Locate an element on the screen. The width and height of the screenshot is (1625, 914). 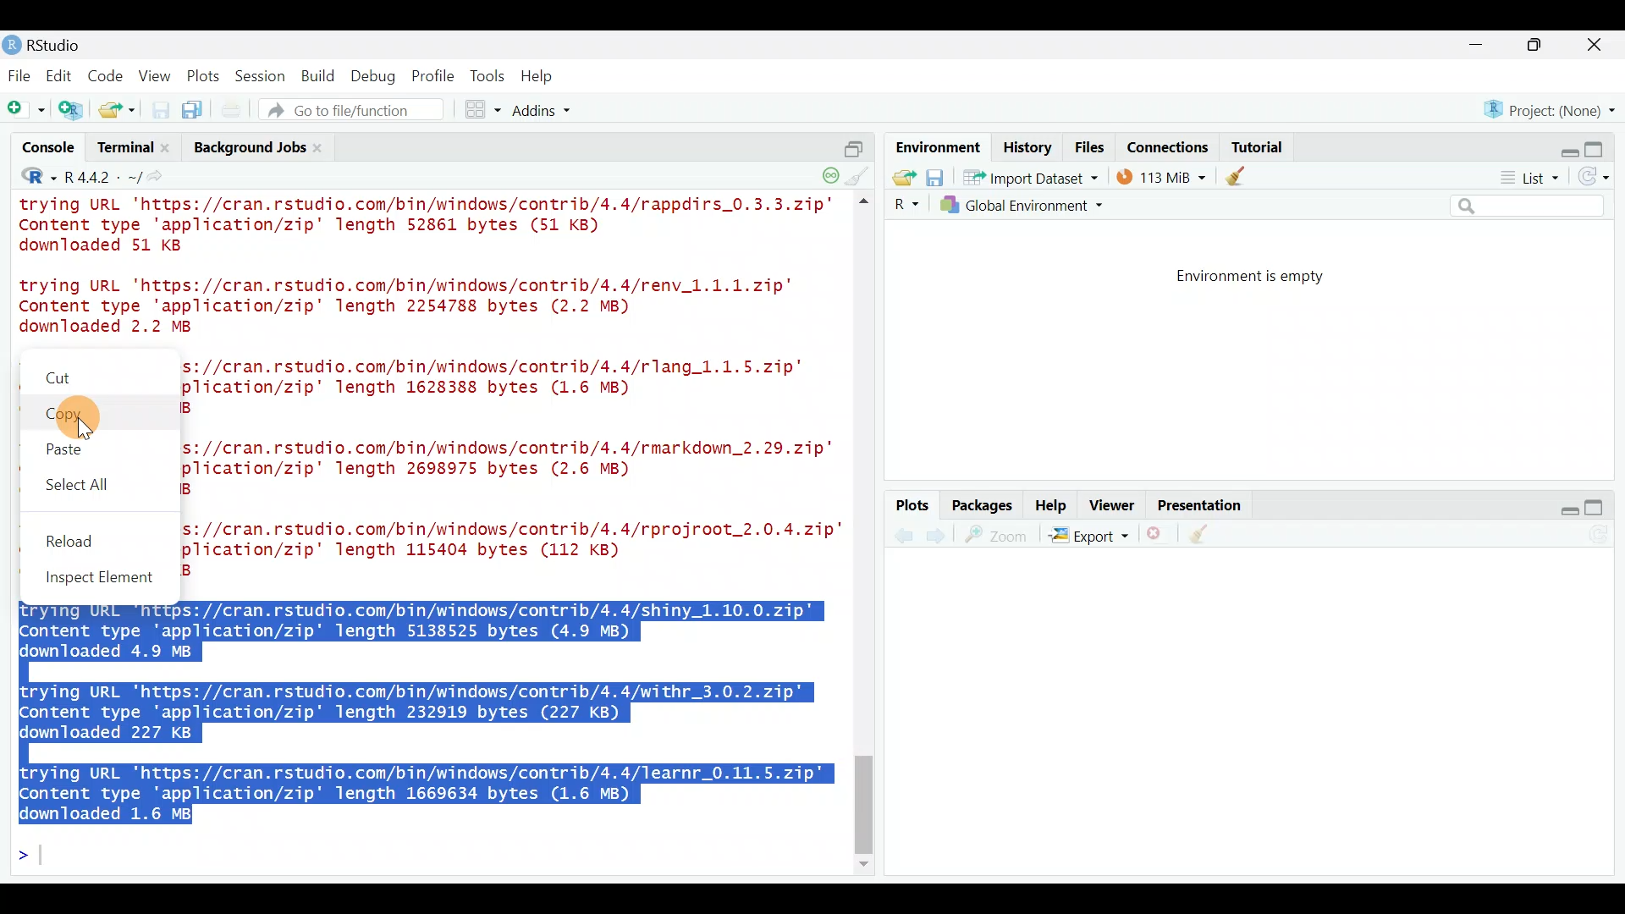
Paste is located at coordinates (82, 449).